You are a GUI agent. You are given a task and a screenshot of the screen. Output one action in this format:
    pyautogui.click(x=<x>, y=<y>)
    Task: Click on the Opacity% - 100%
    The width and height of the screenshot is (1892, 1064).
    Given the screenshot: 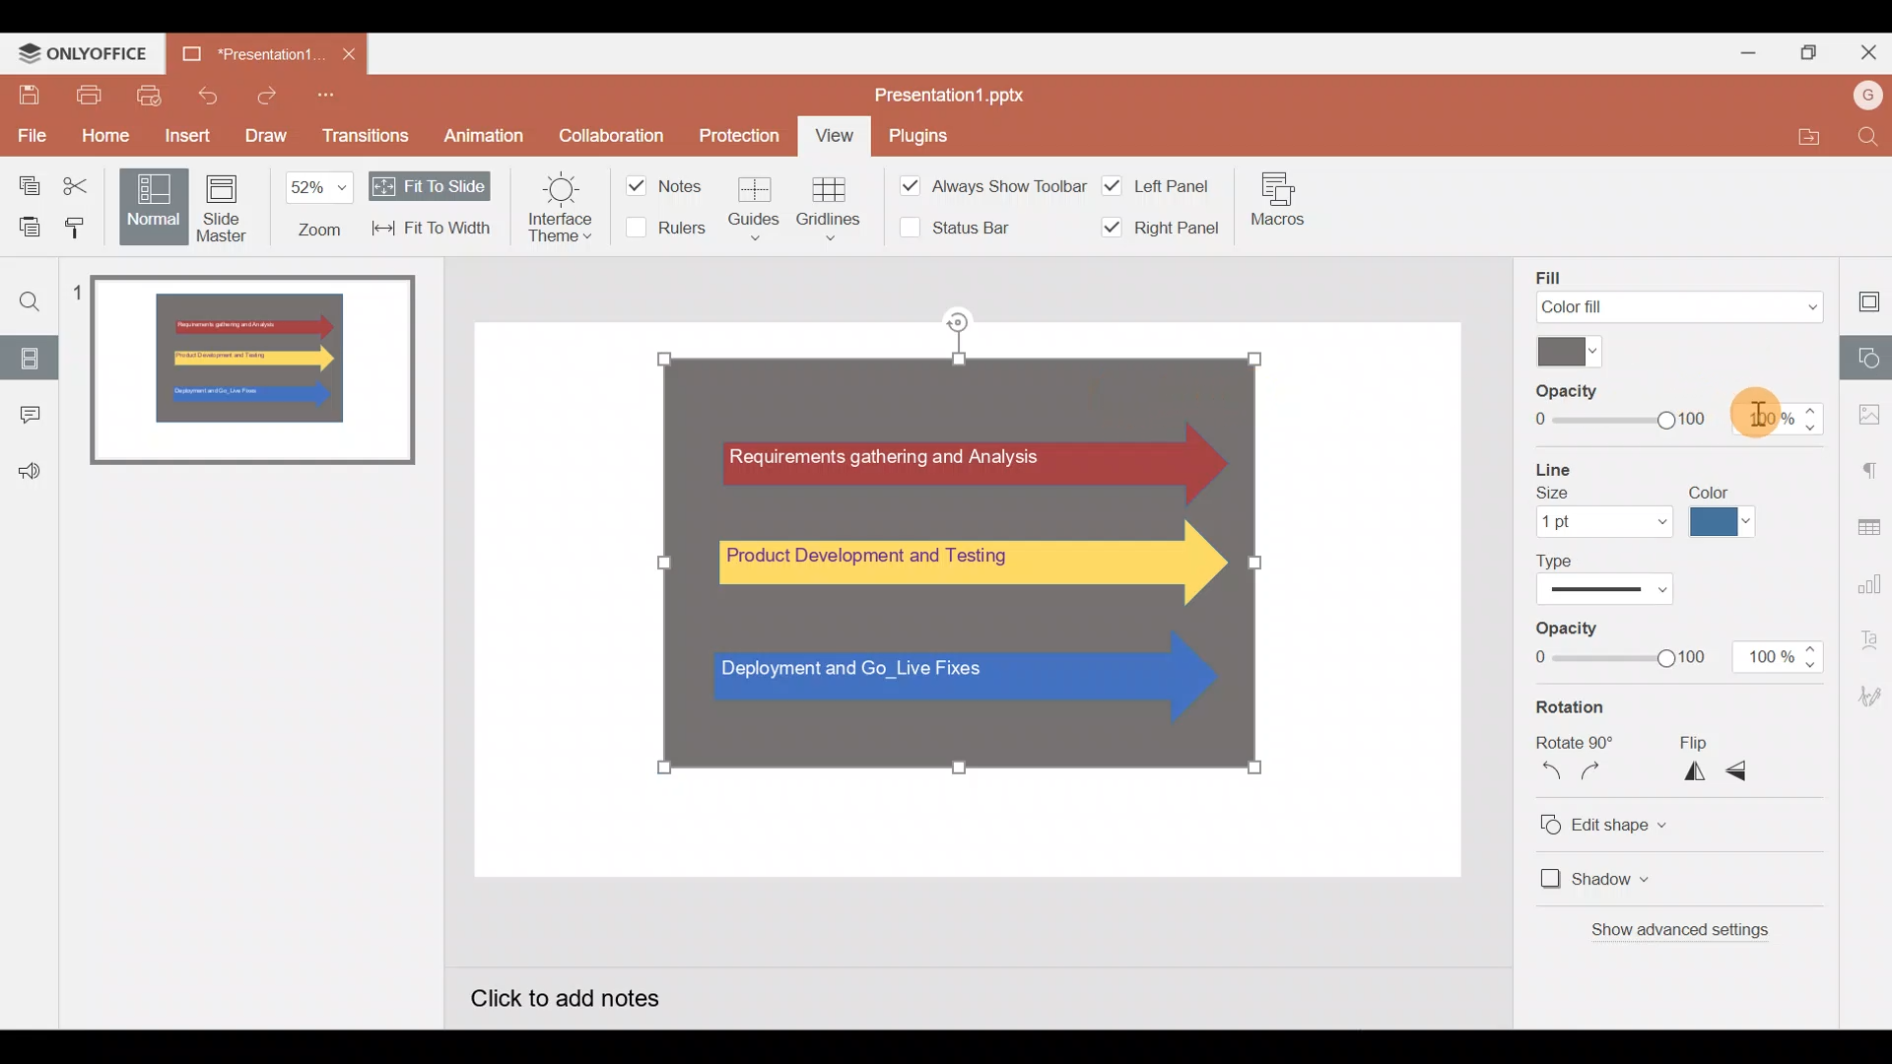 What is the action you would take?
    pyautogui.click(x=1781, y=658)
    